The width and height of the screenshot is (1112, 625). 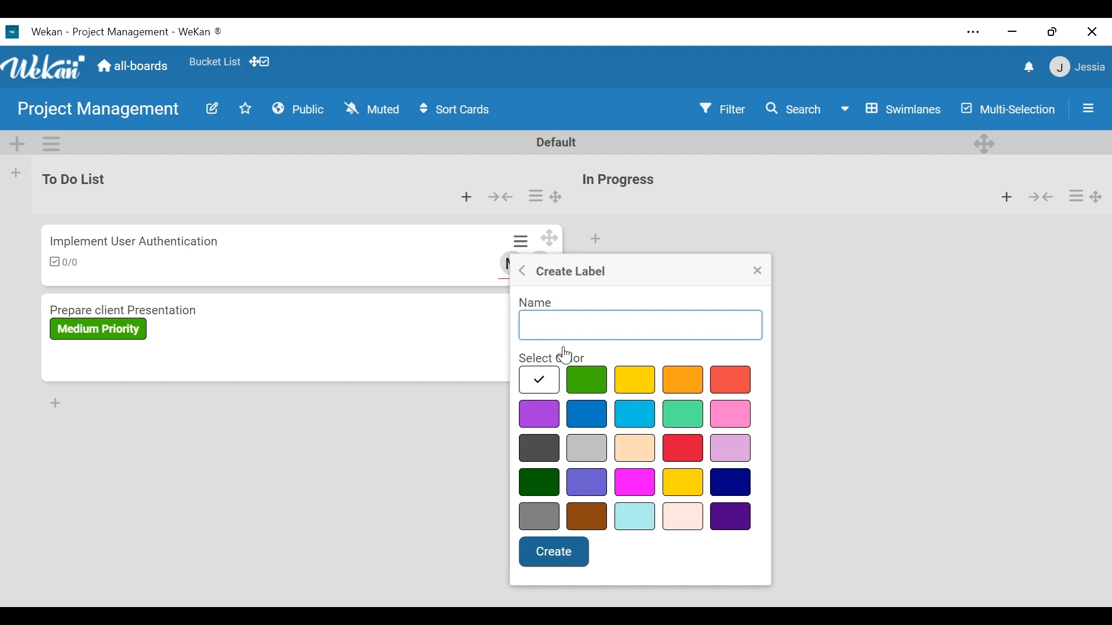 I want to click on Favorites, so click(x=214, y=60).